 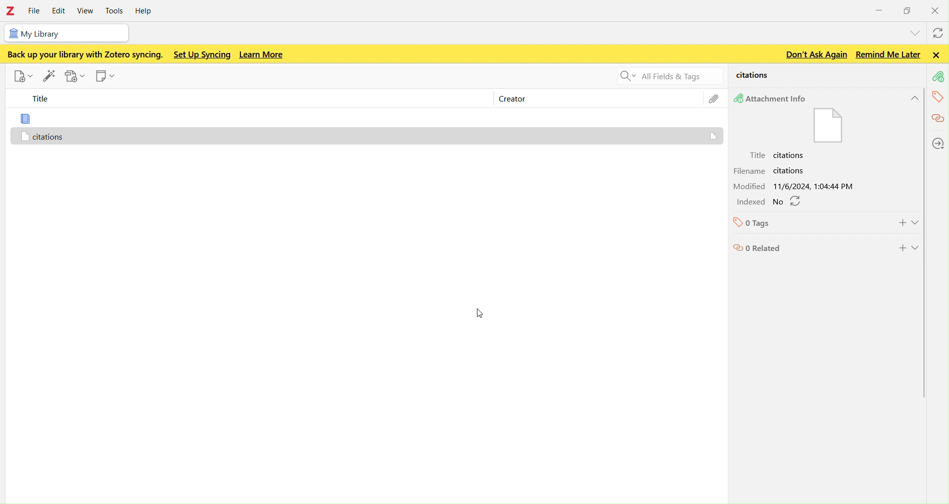 What do you see at coordinates (35, 10) in the screenshot?
I see `file` at bounding box center [35, 10].